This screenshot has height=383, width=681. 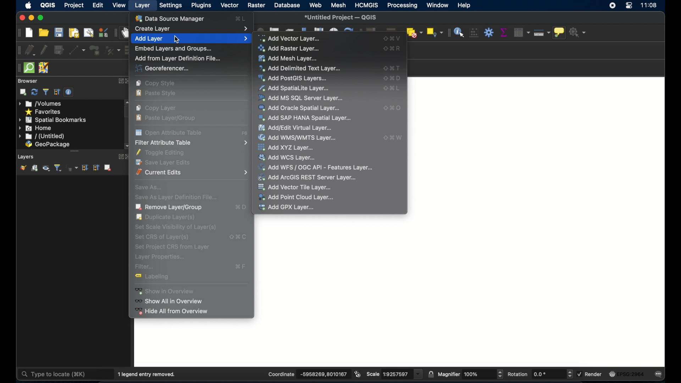 I want to click on scale, so click(x=373, y=374).